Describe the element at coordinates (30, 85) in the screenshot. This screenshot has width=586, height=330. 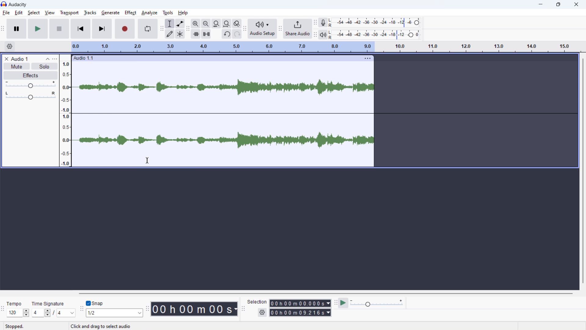
I see `gain` at that location.